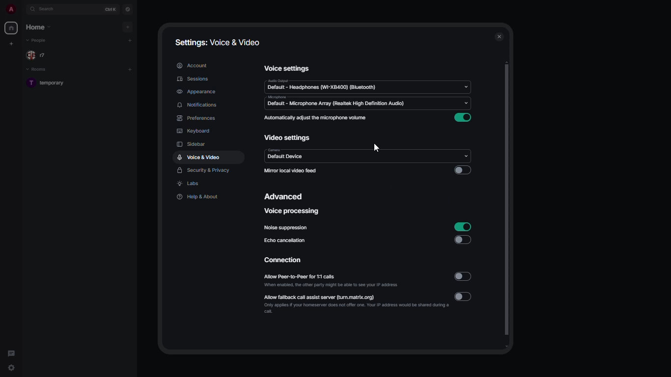  Describe the element at coordinates (204, 171) in the screenshot. I see `security & privacy` at that location.